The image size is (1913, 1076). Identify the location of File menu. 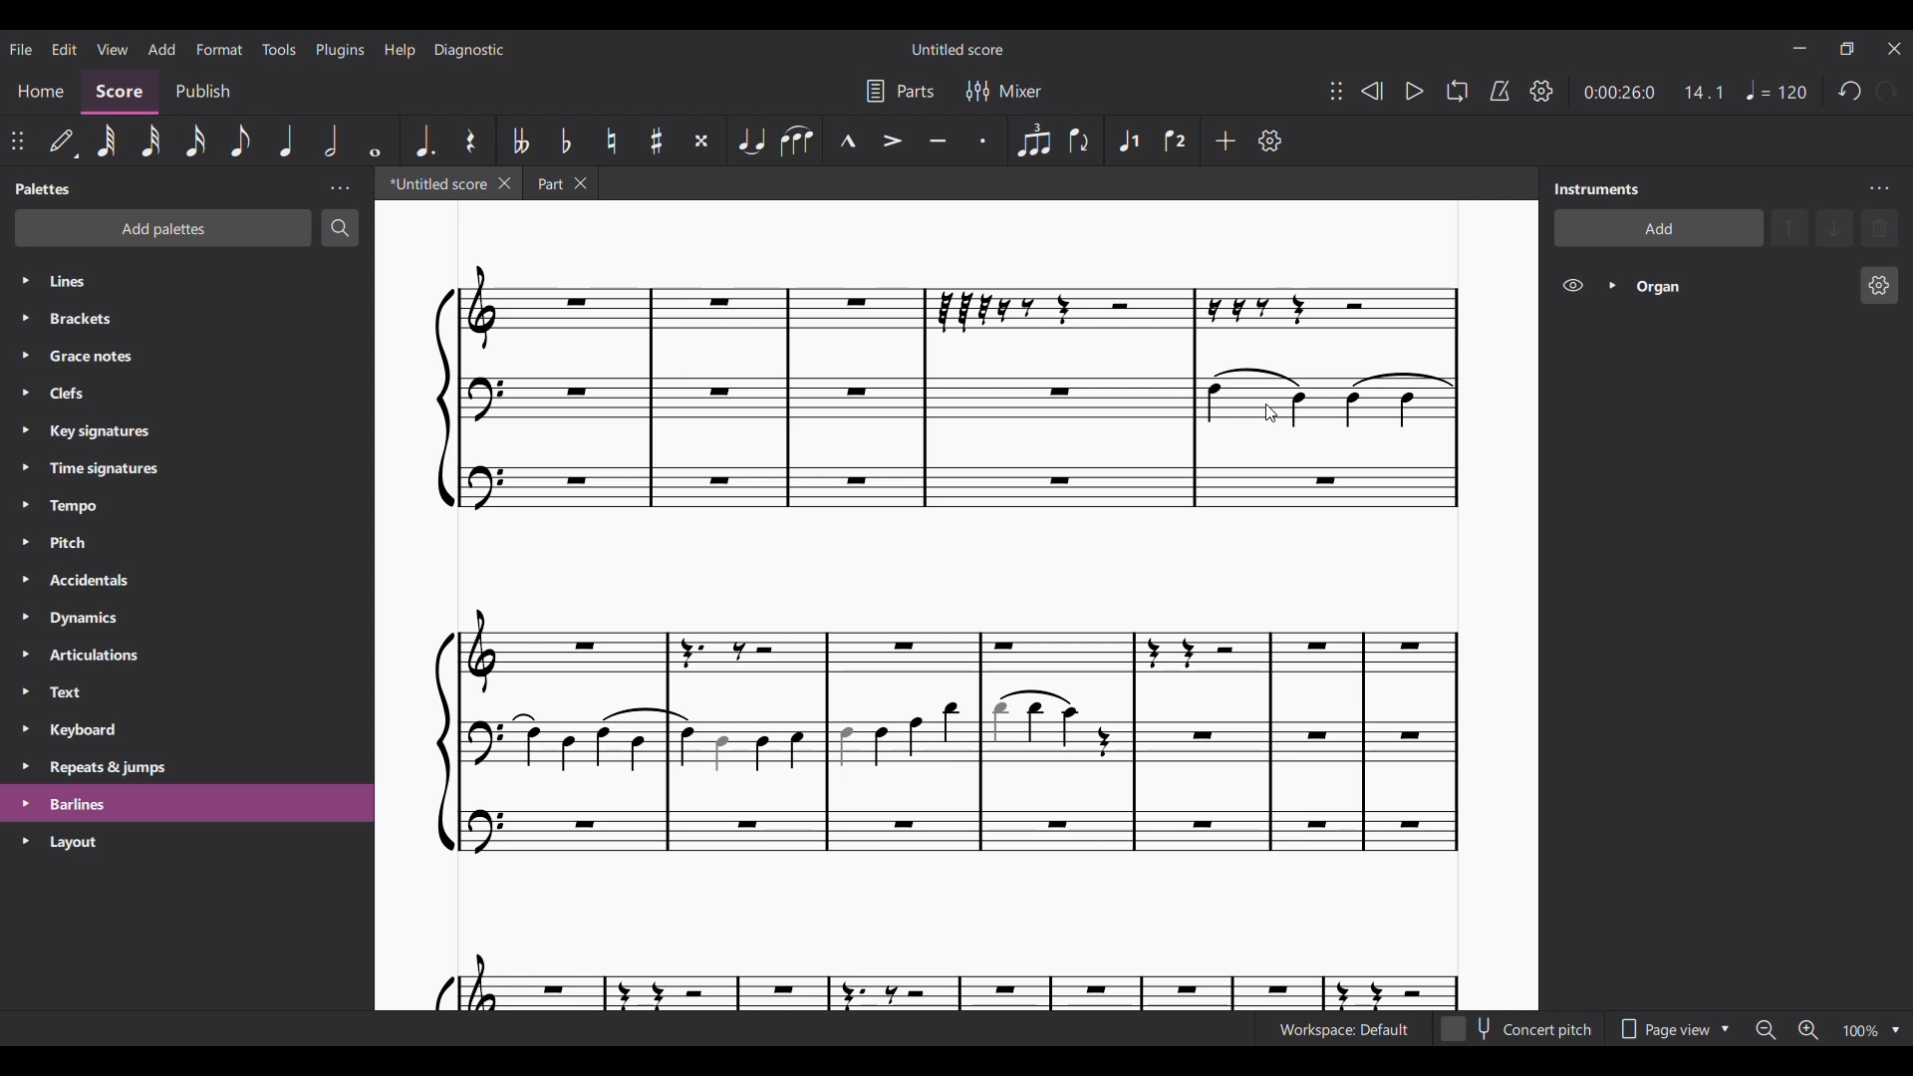
(21, 48).